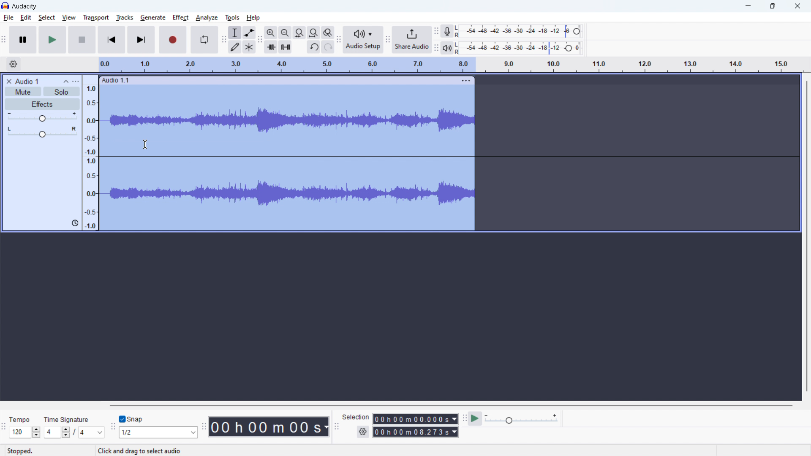 The width and height of the screenshot is (811, 456). What do you see at coordinates (75, 223) in the screenshot?
I see `sync lock activated` at bounding box center [75, 223].